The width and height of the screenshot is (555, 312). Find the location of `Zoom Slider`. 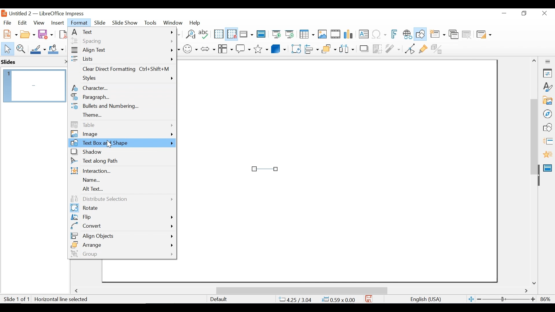

Zoom Slider is located at coordinates (506, 300).